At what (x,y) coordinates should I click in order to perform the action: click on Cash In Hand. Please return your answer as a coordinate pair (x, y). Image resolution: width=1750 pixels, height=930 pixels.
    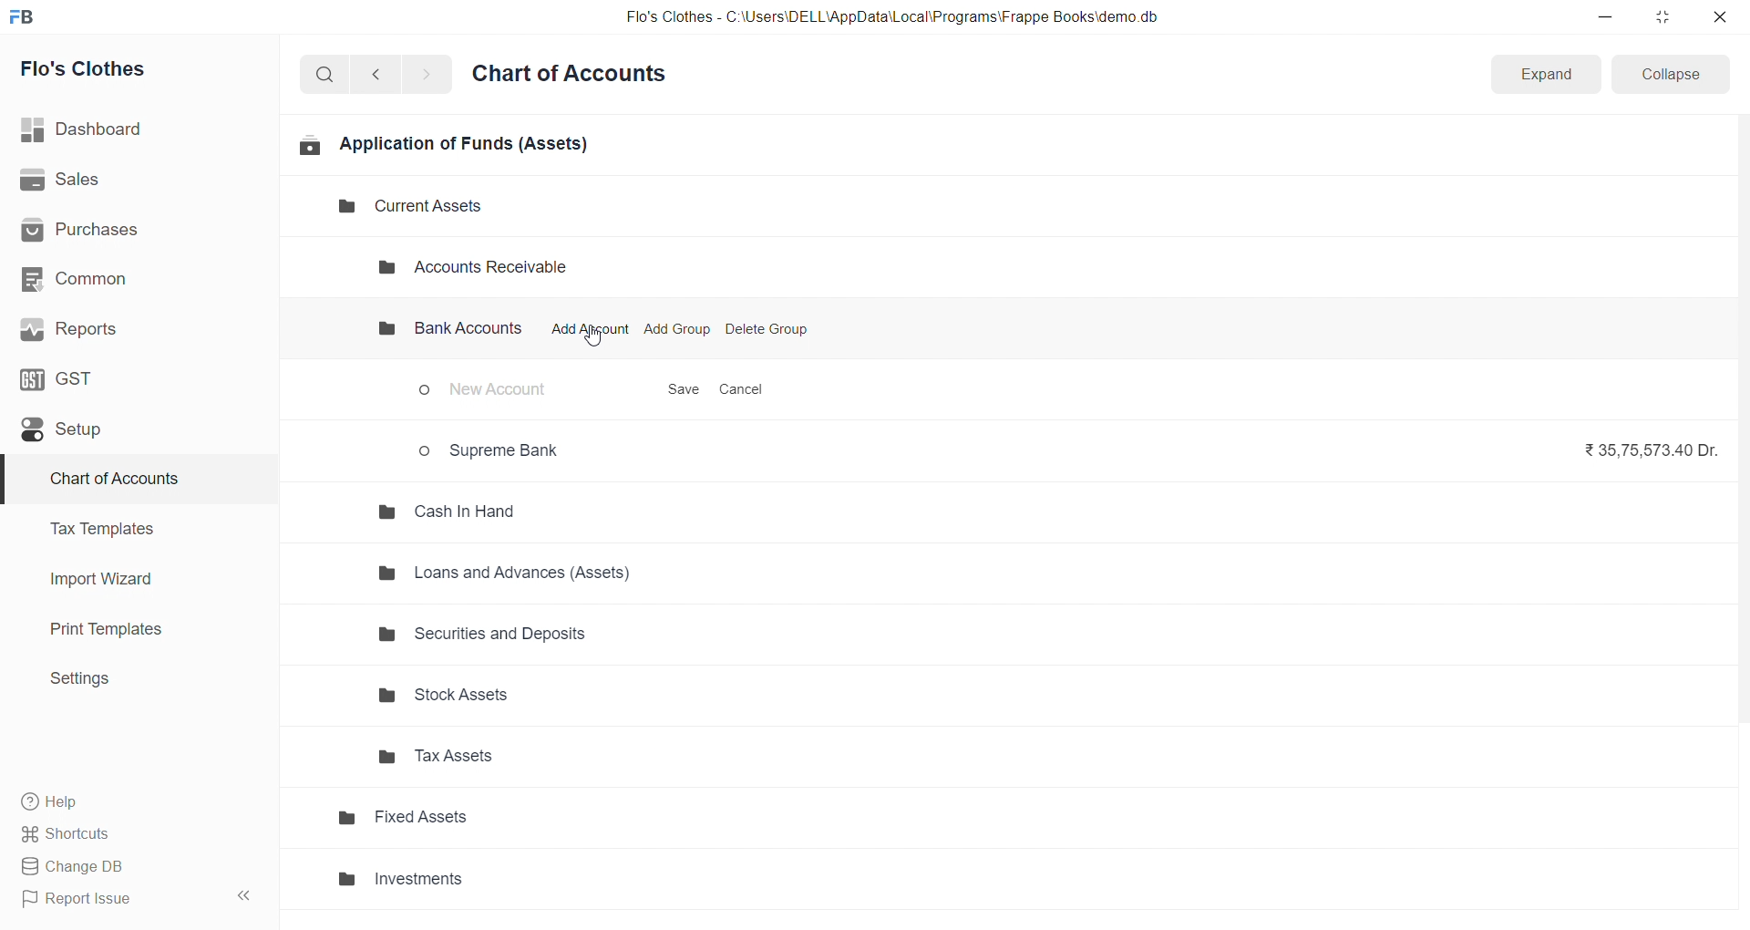
    Looking at the image, I should click on (454, 511).